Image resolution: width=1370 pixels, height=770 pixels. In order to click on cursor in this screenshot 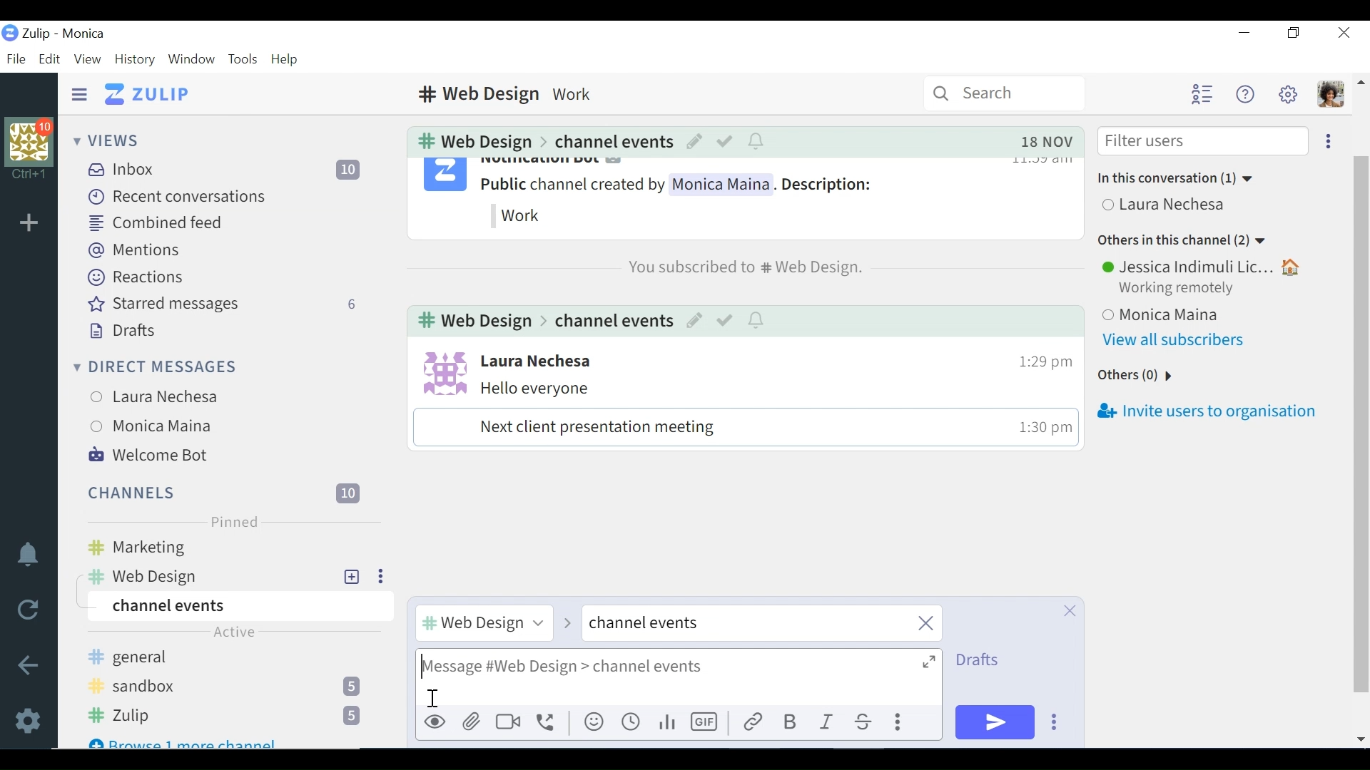, I will do `click(432, 696)`.